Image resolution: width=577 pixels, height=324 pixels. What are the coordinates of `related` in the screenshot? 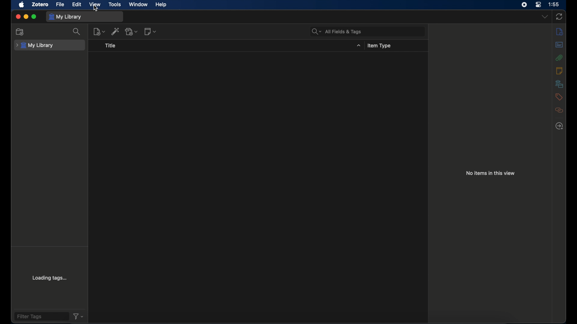 It's located at (559, 110).